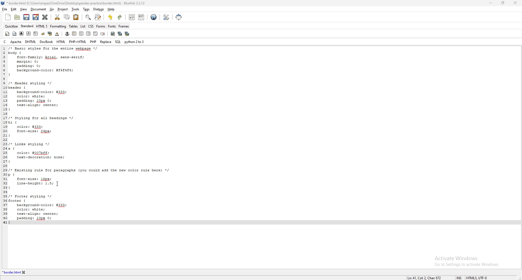  What do you see at coordinates (118, 42) in the screenshot?
I see `sql` at bounding box center [118, 42].